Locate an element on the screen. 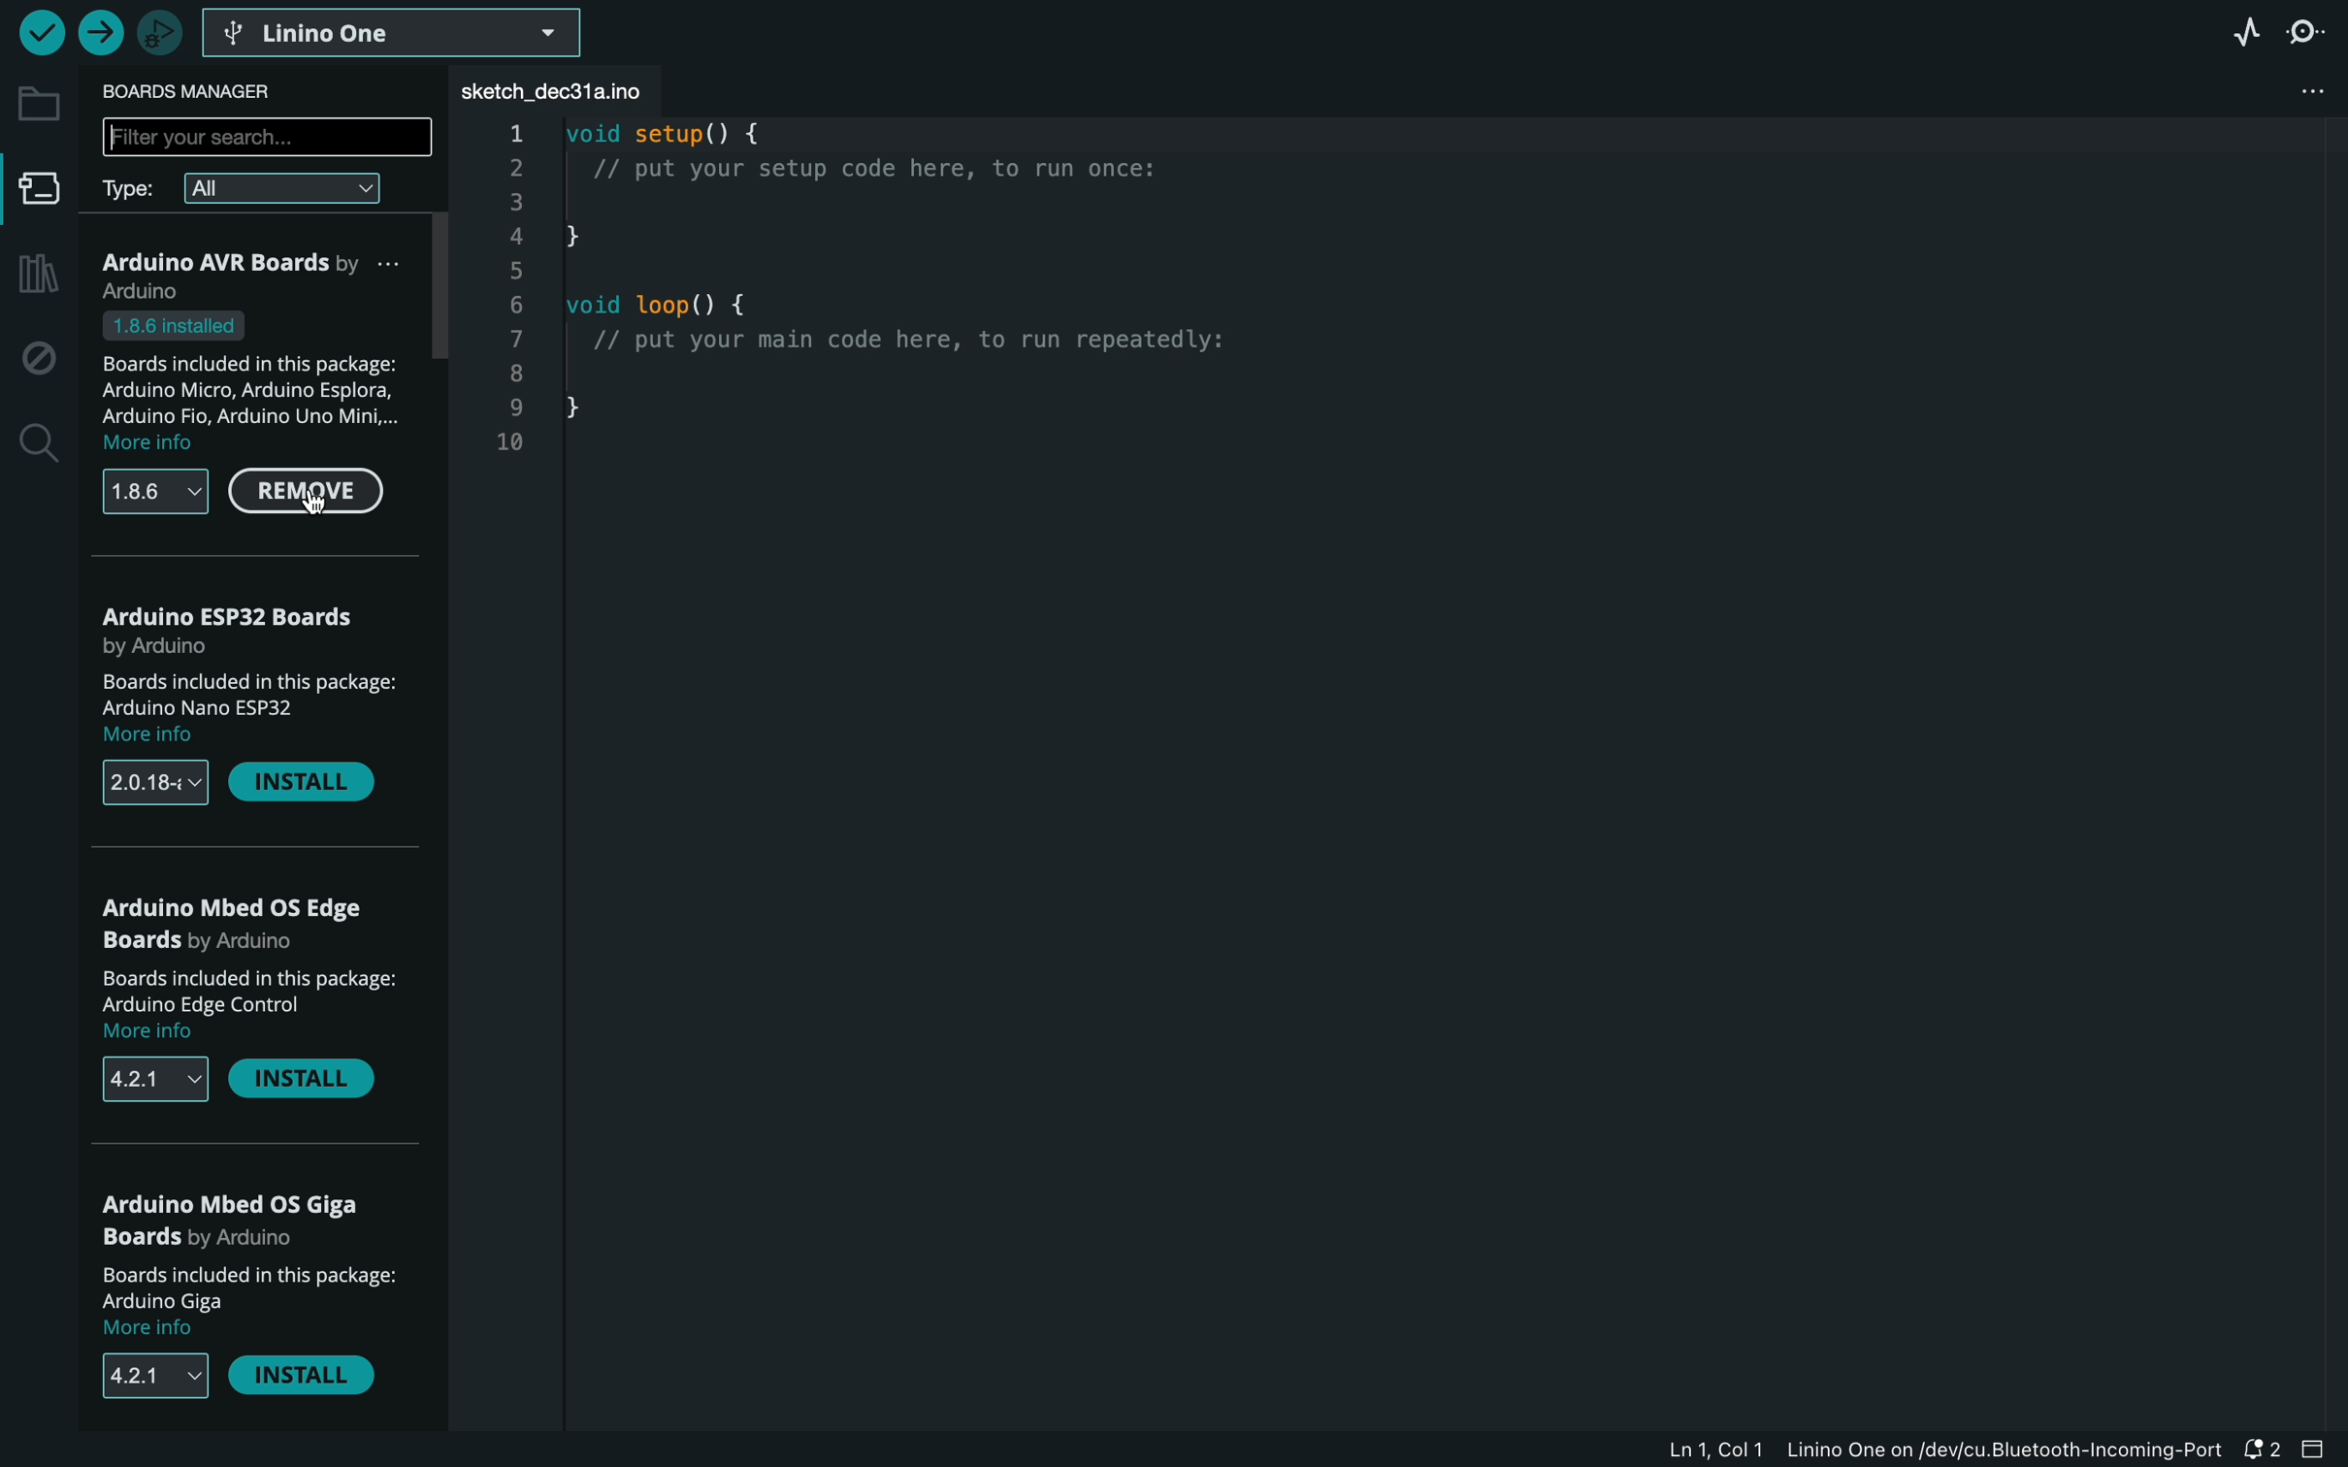 Image resolution: width=2348 pixels, height=1467 pixels. folder is located at coordinates (42, 107).